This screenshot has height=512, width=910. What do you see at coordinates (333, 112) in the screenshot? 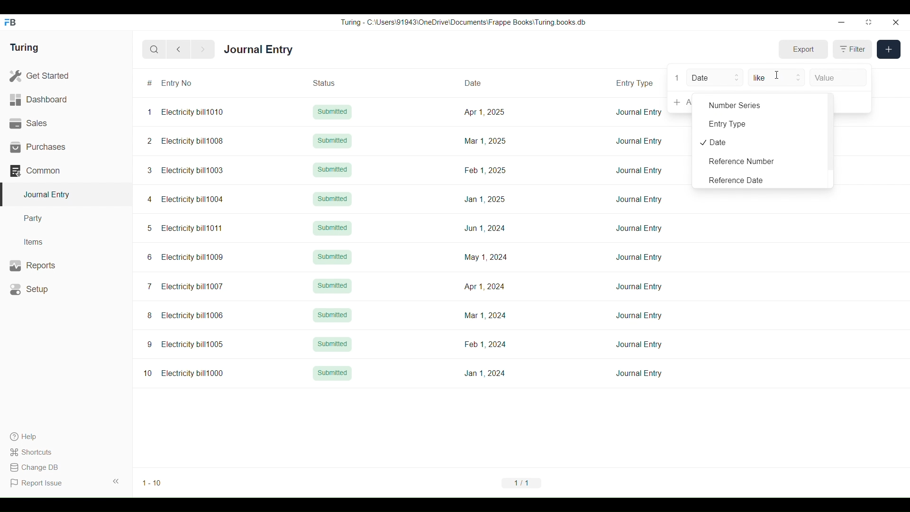
I see `Submitted` at bounding box center [333, 112].